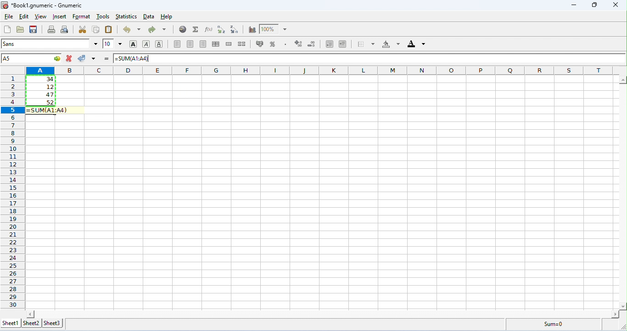 The height and width of the screenshot is (331, 627). I want to click on file, so click(8, 17).